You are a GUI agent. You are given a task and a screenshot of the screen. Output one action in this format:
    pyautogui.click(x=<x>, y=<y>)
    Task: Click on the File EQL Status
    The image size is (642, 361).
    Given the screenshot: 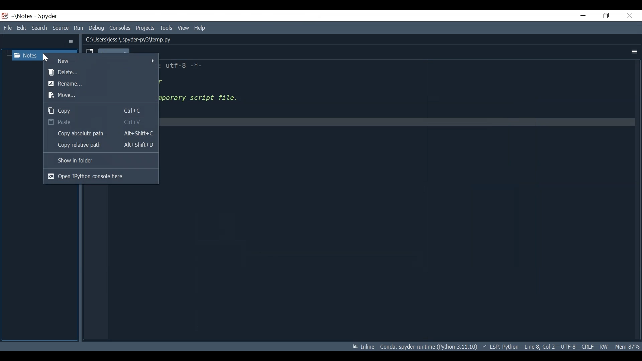 What is the action you would take?
    pyautogui.click(x=587, y=346)
    